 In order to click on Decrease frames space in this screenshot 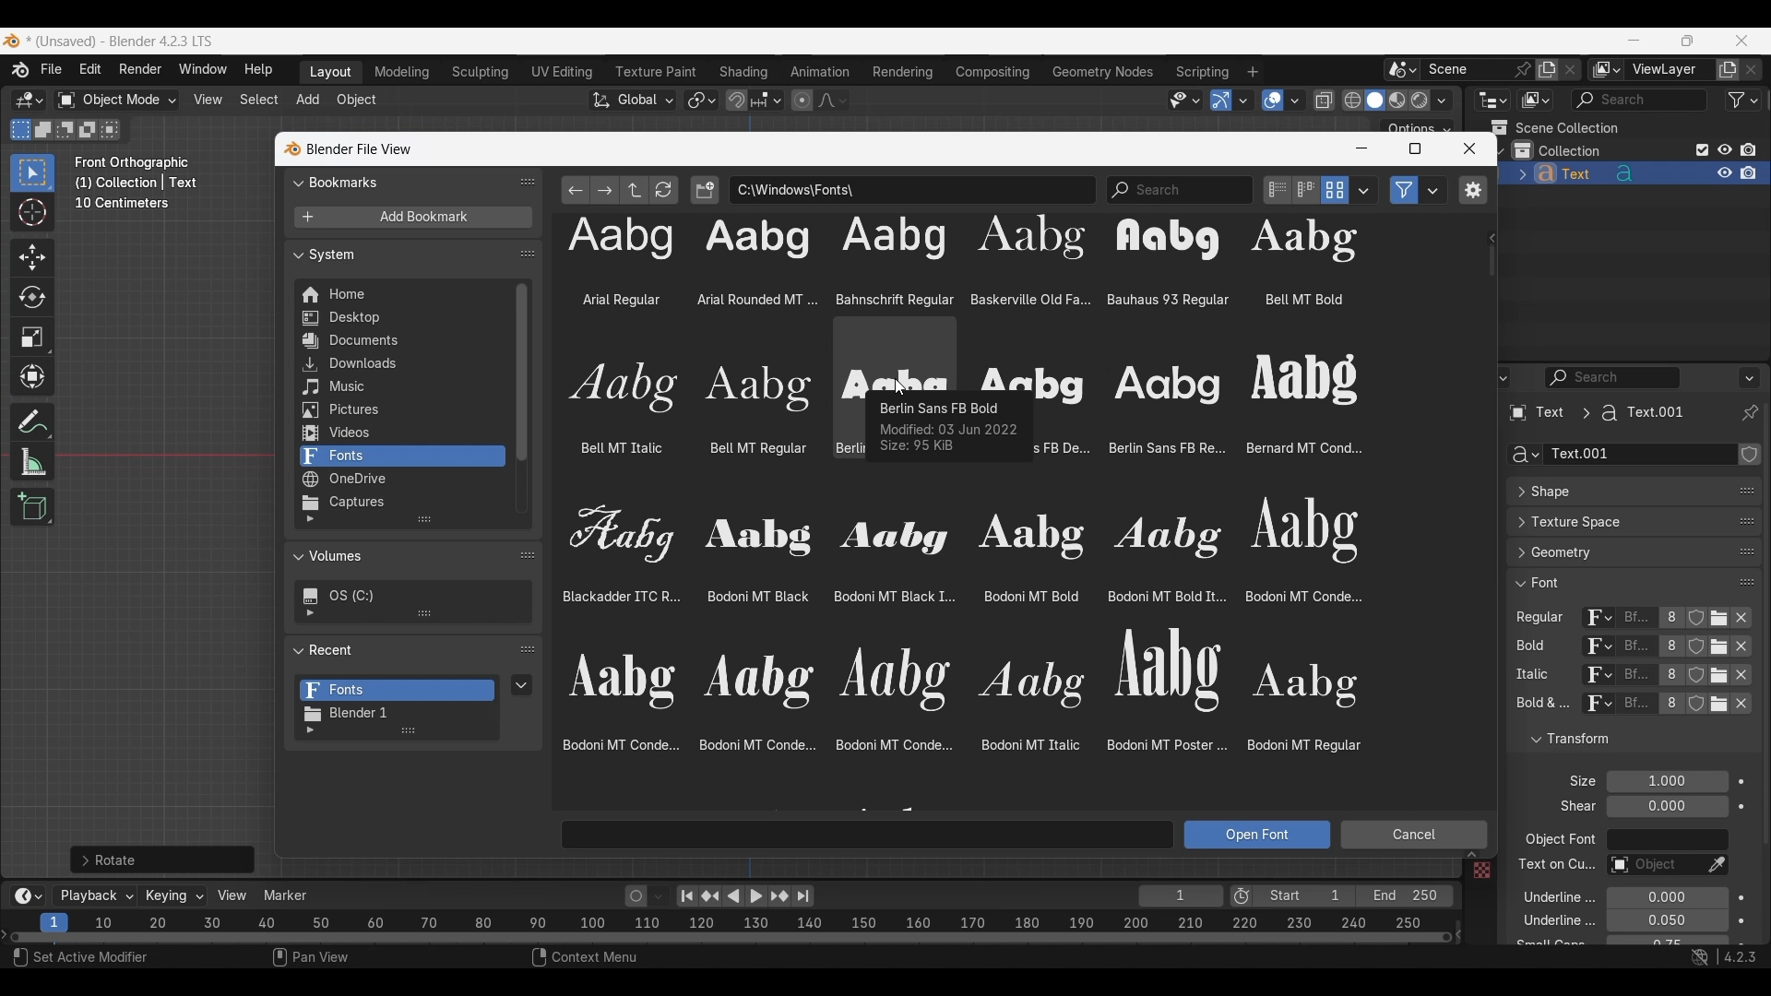, I will do `click(1459, 933)`.